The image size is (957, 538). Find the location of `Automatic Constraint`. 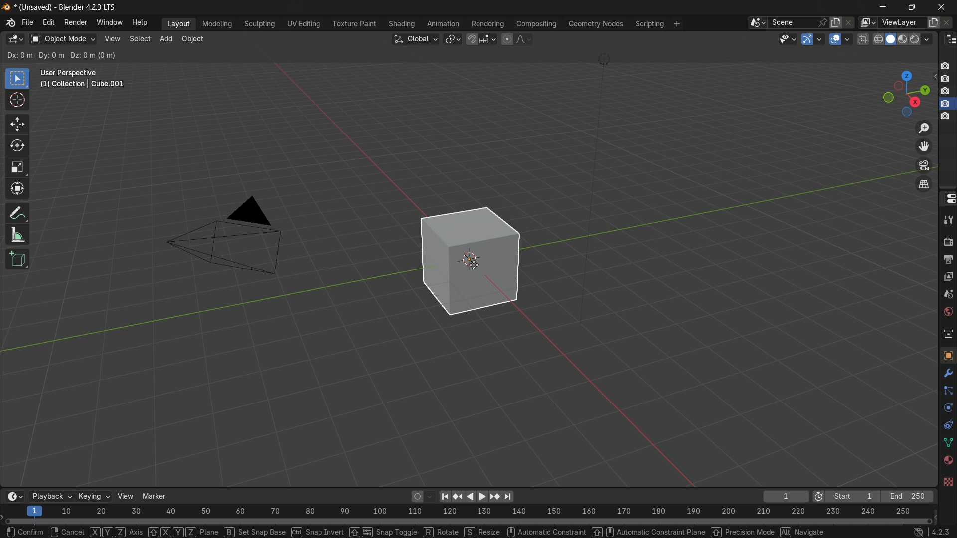

Automatic Constraint is located at coordinates (555, 532).